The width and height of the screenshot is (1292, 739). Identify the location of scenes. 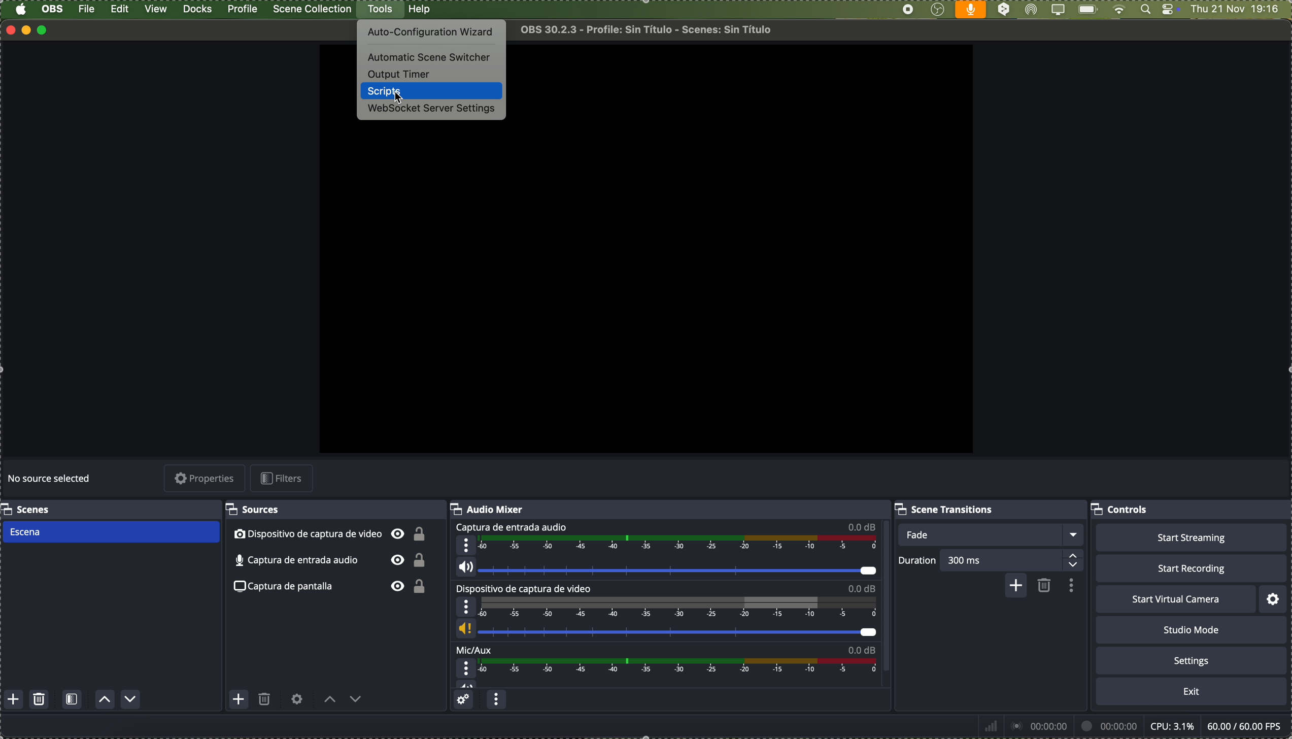
(27, 509).